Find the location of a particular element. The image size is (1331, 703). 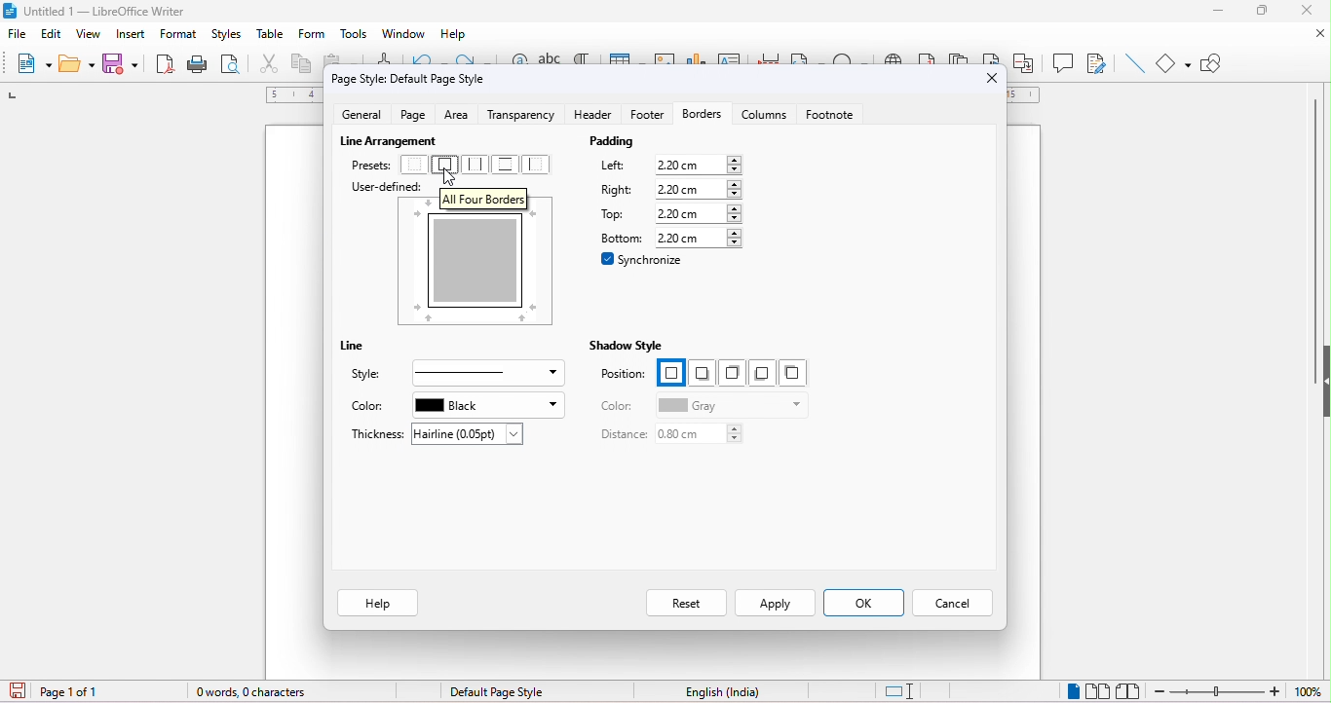

2.20 cm is located at coordinates (702, 189).